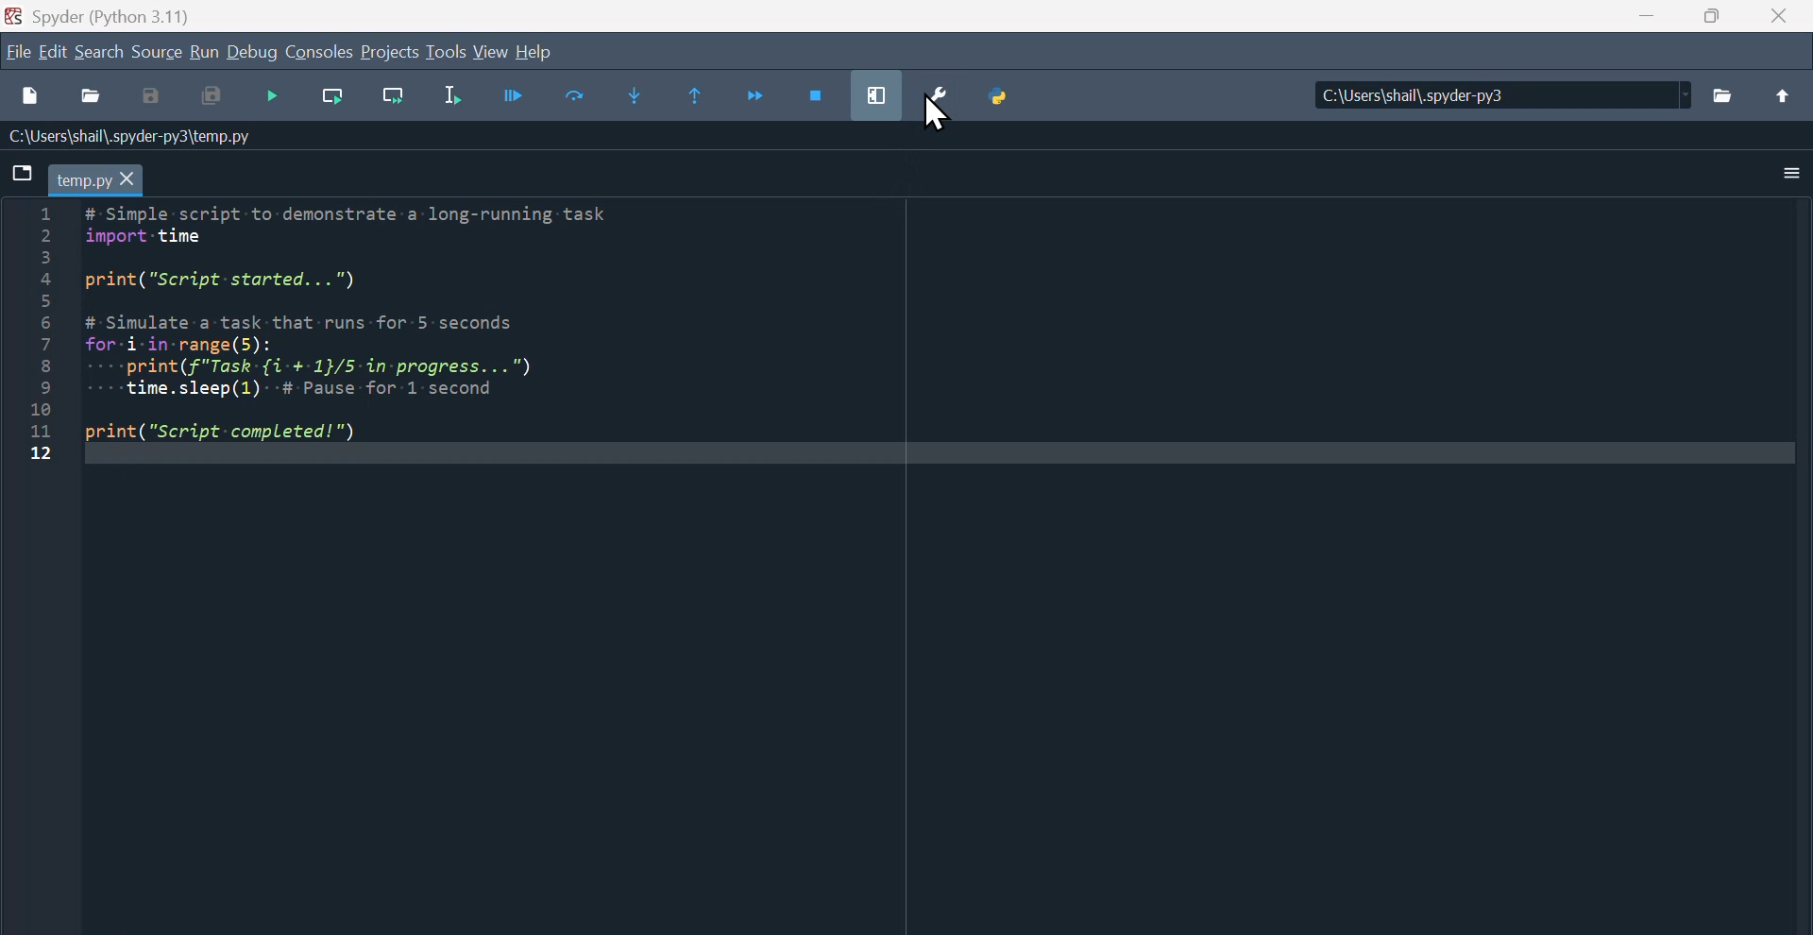  What do you see at coordinates (695, 95) in the screenshot?
I see `Execute until same function returns` at bounding box center [695, 95].